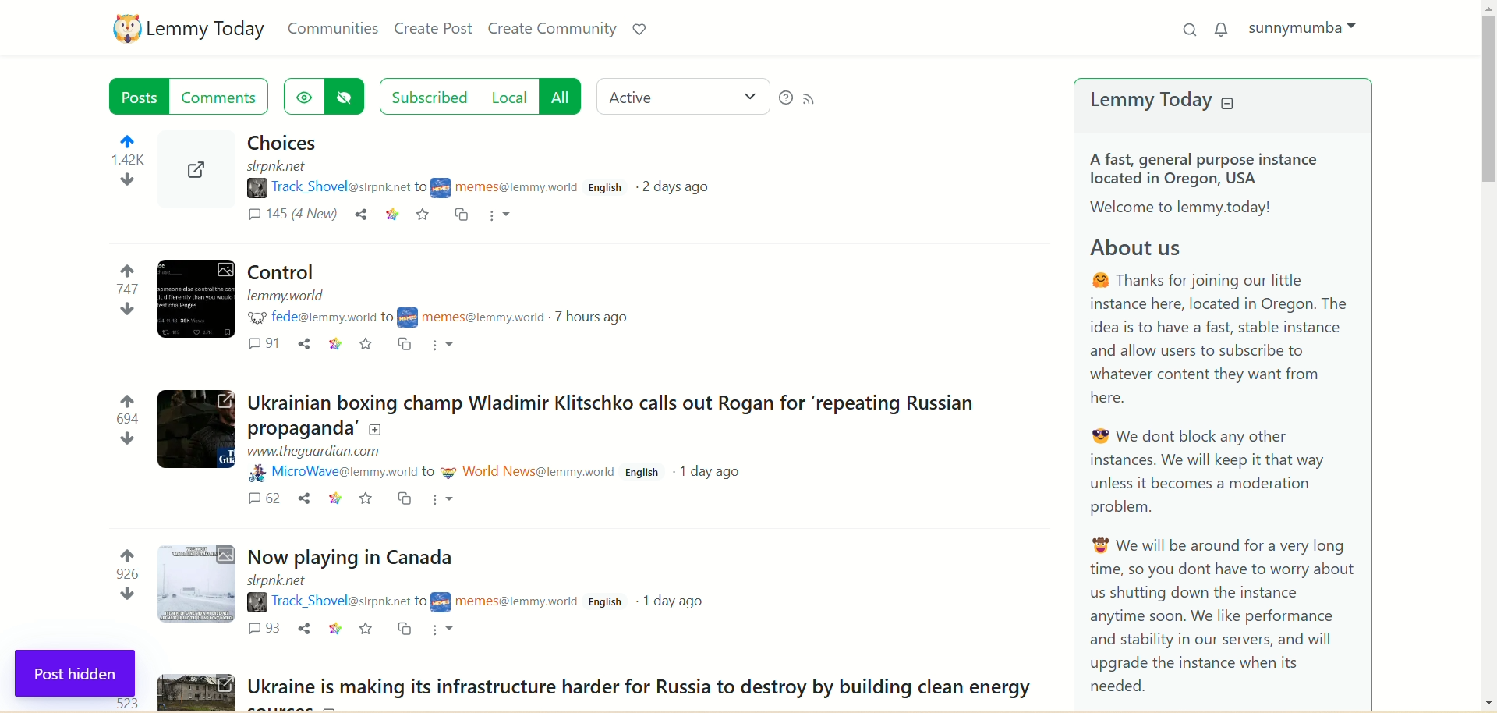  I want to click on share, so click(362, 215).